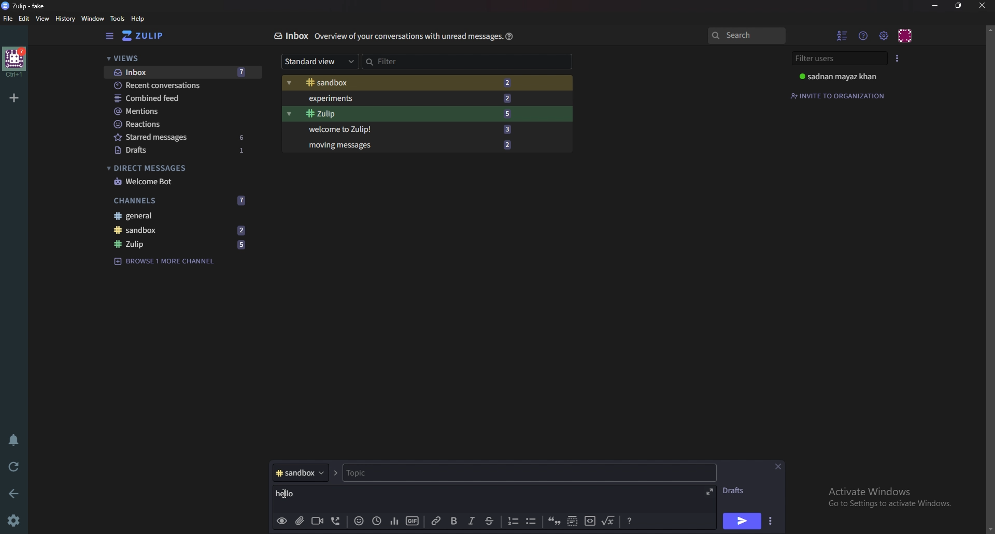 This screenshot has width=995, height=534. What do you see at coordinates (65, 20) in the screenshot?
I see `History` at bounding box center [65, 20].